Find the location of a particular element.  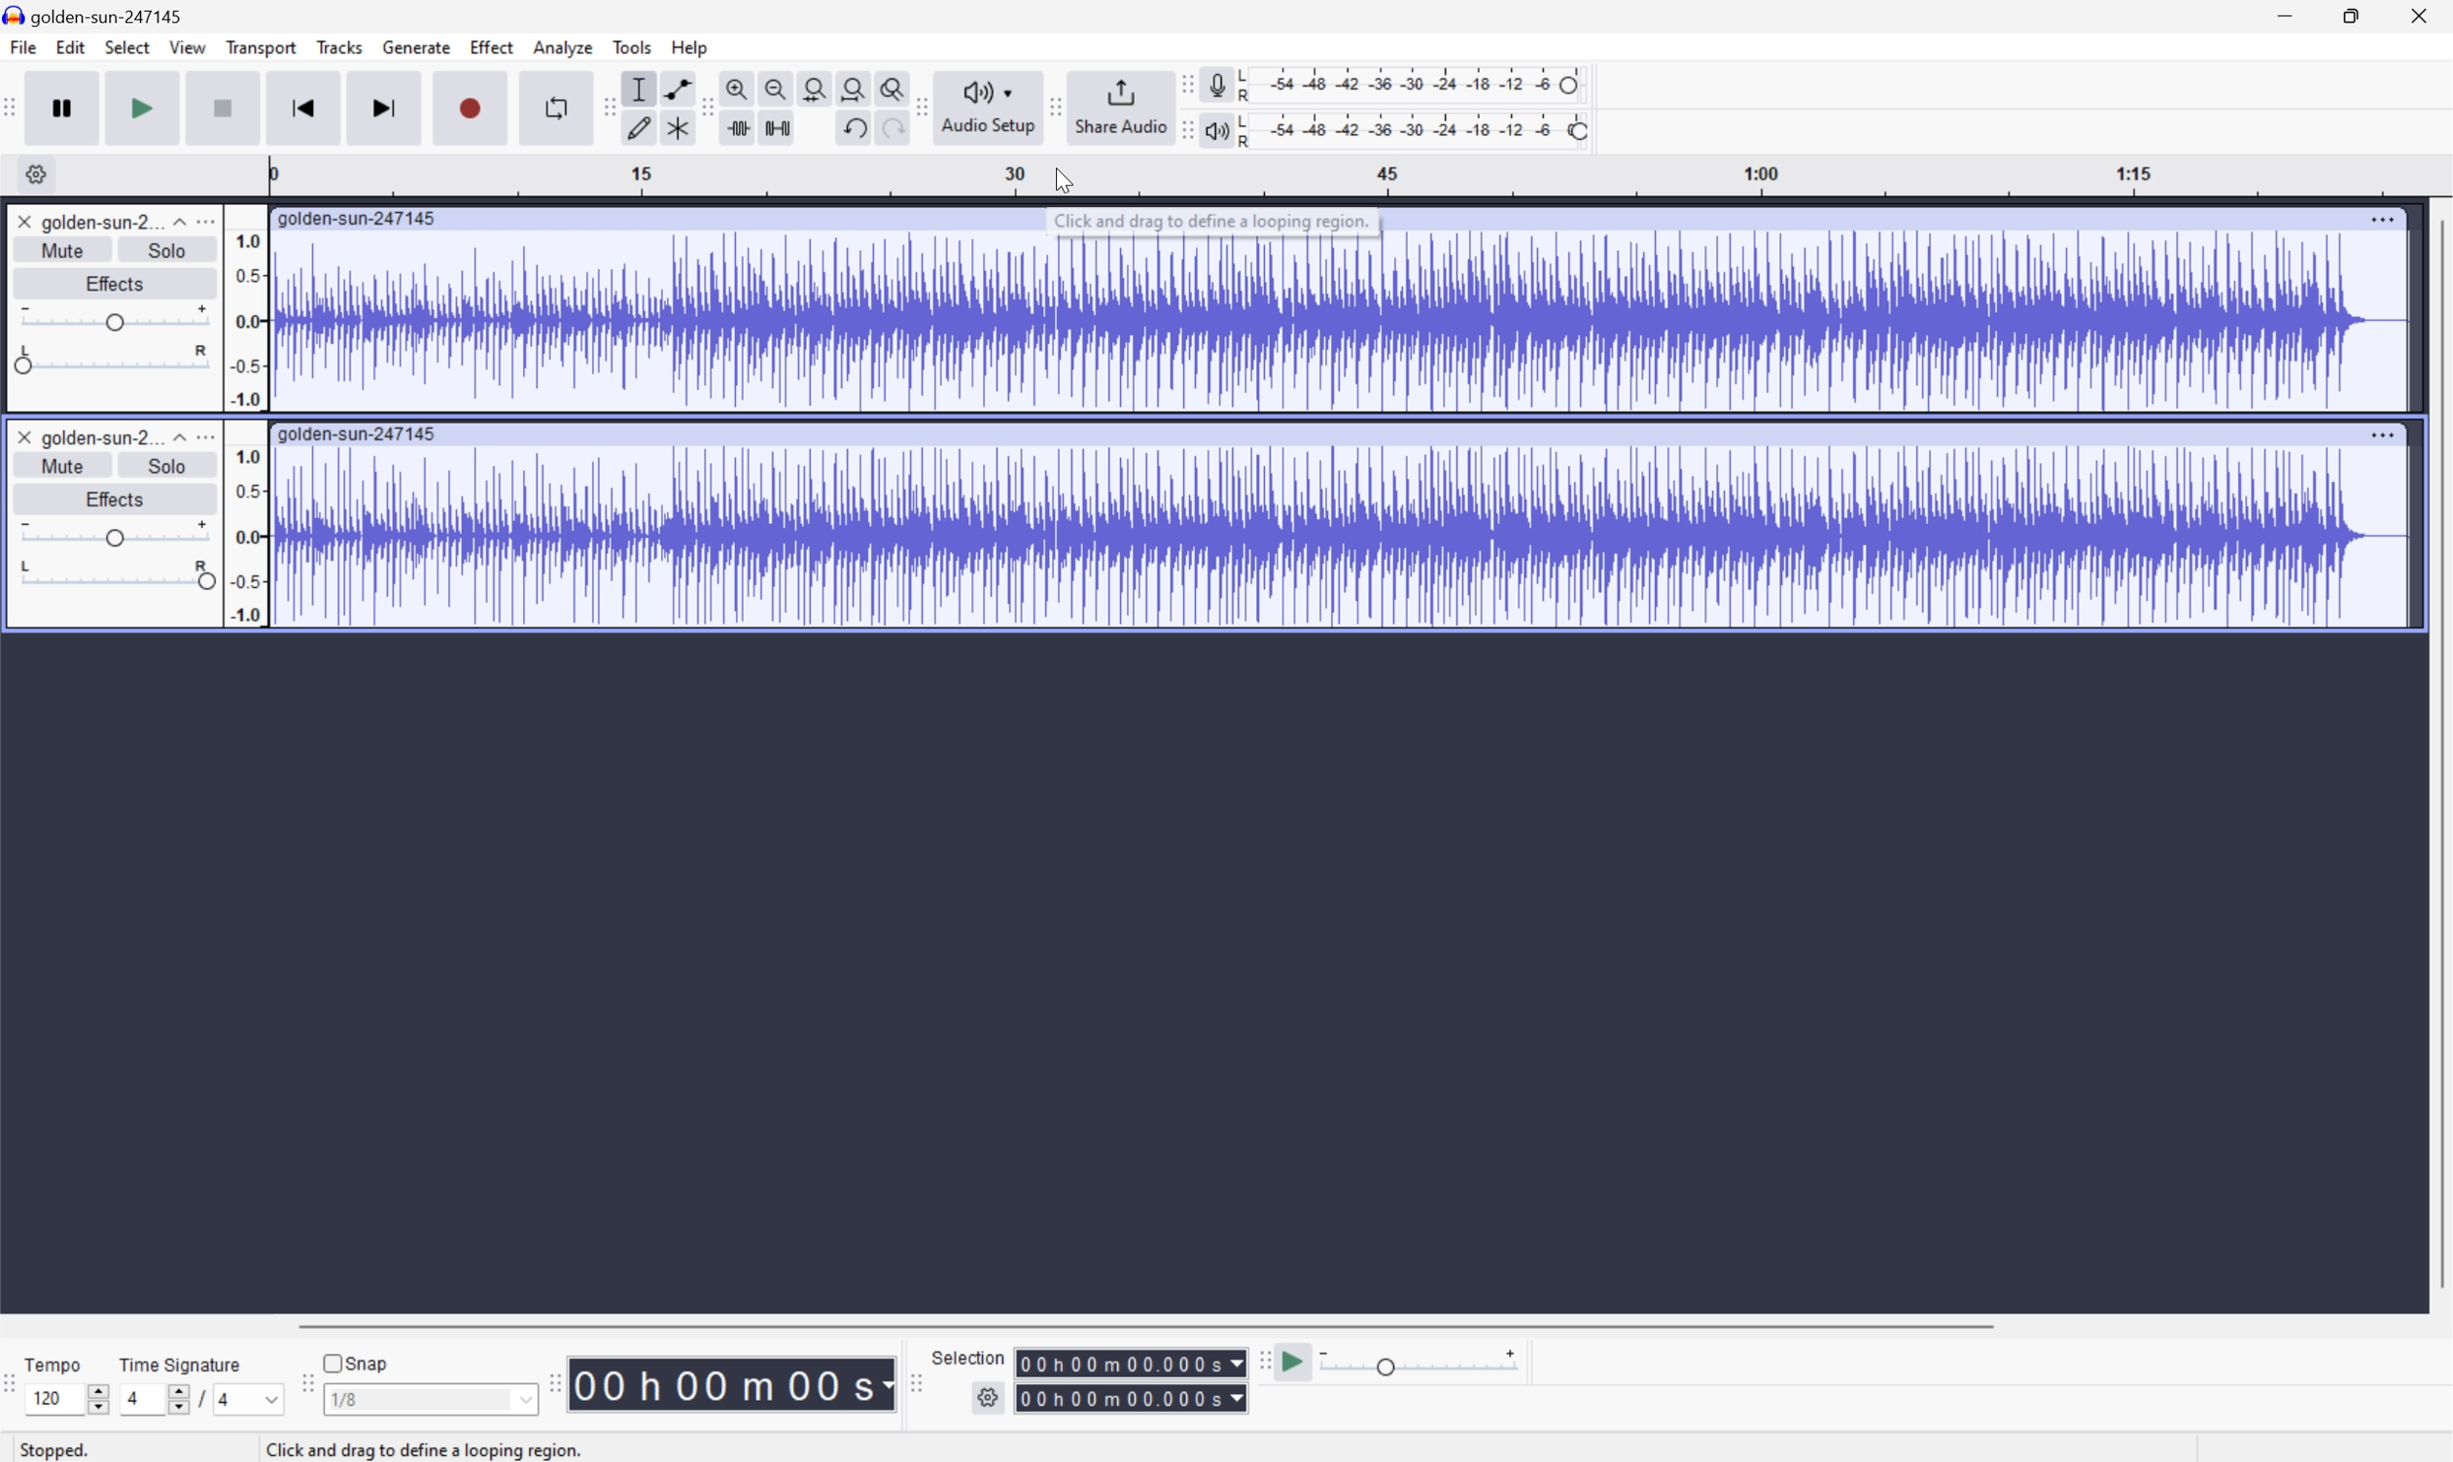

golden-sun-2... is located at coordinates (97, 440).